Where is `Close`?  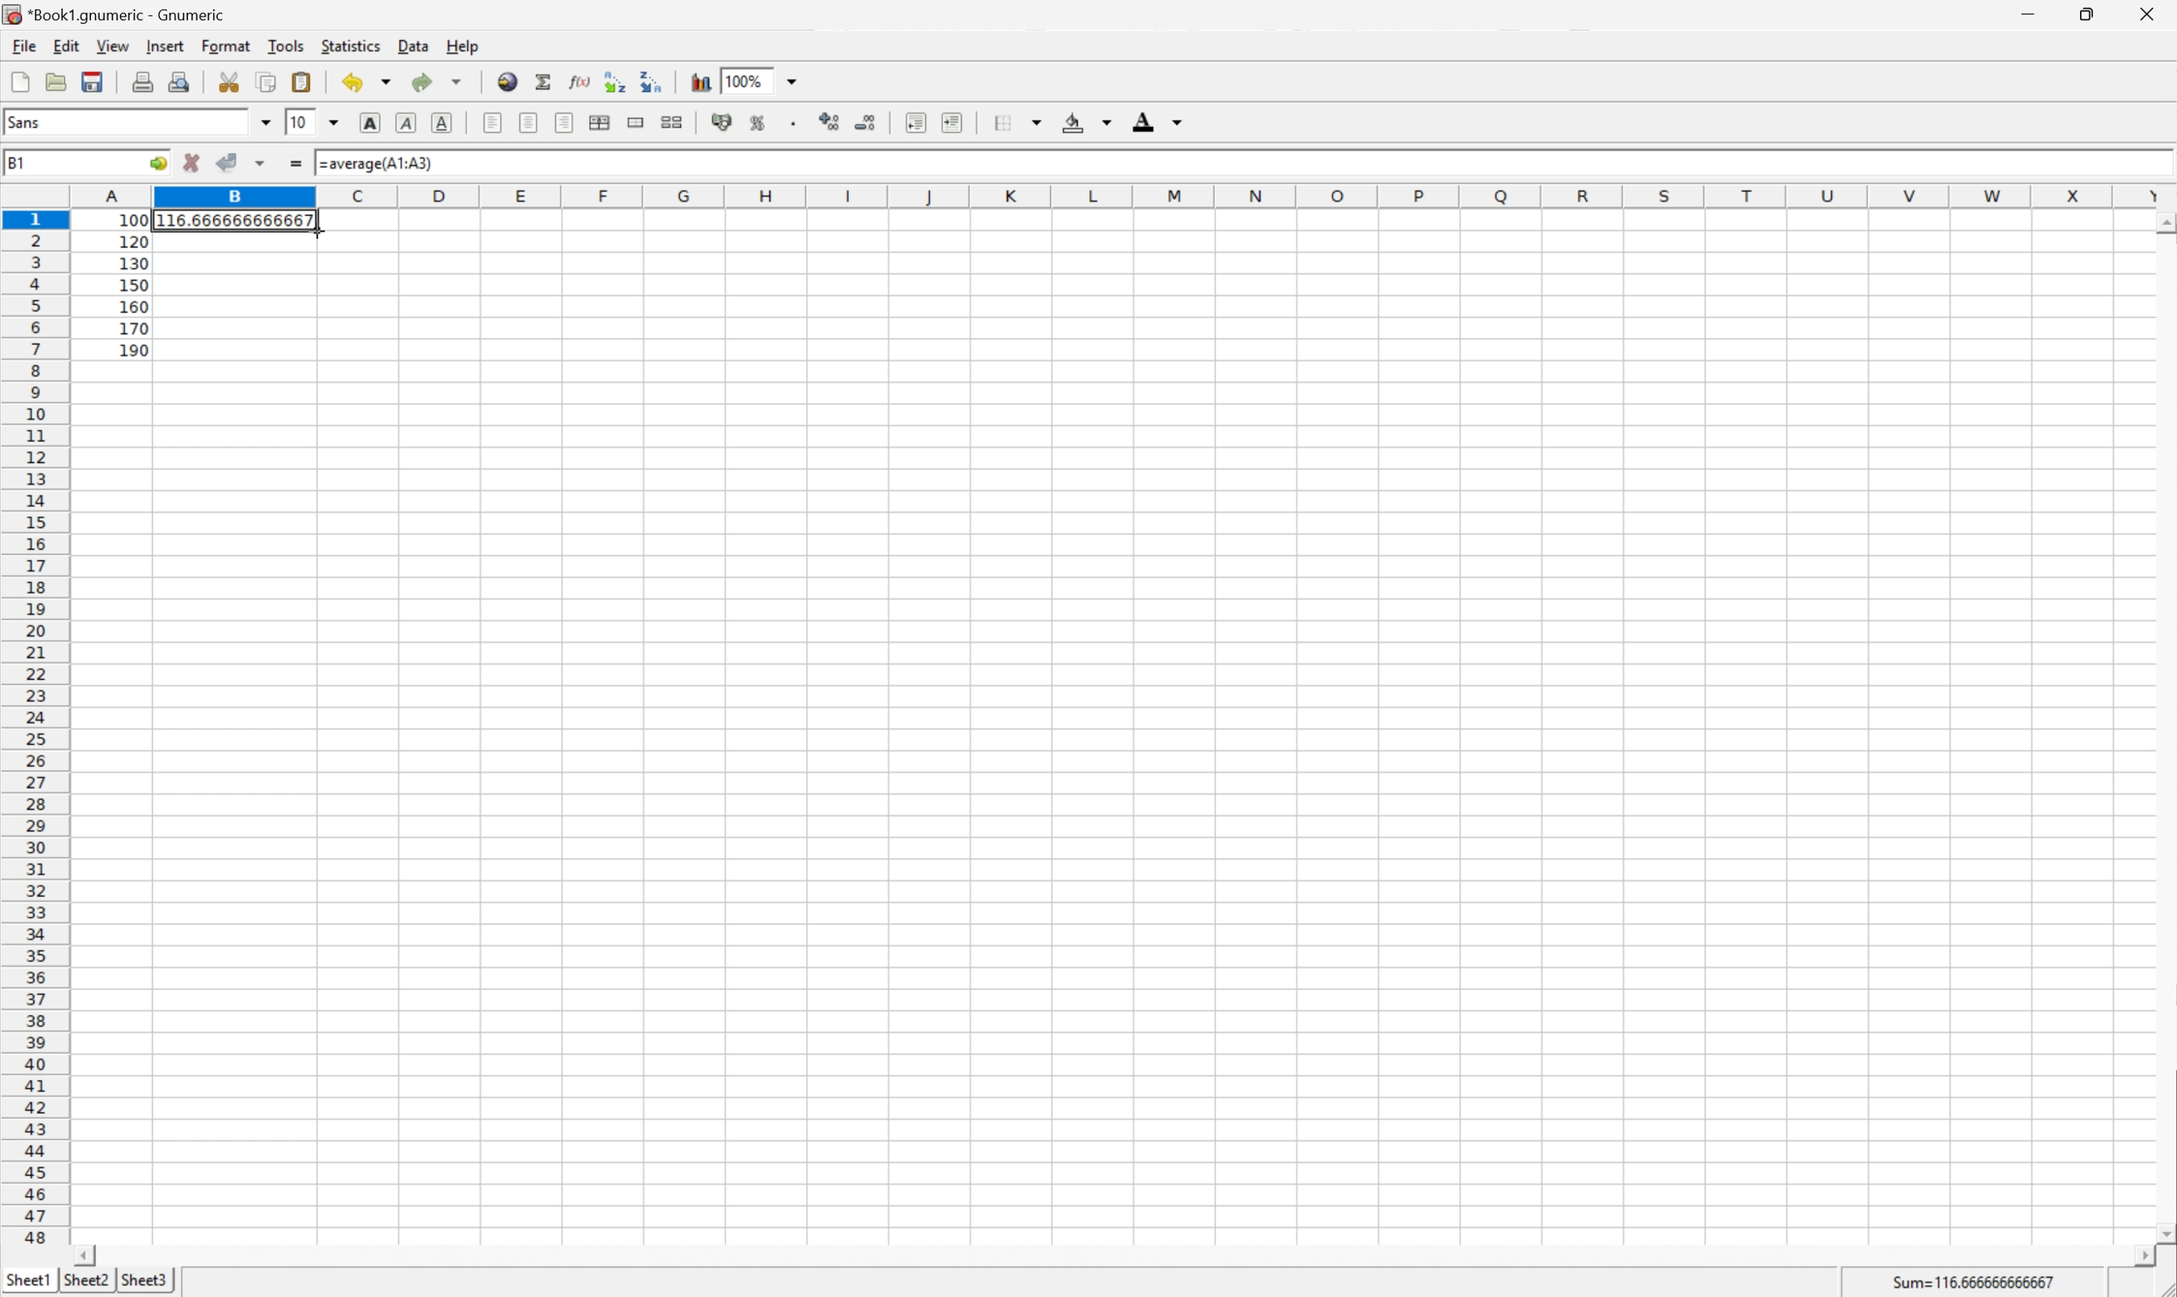
Close is located at coordinates (2146, 17).